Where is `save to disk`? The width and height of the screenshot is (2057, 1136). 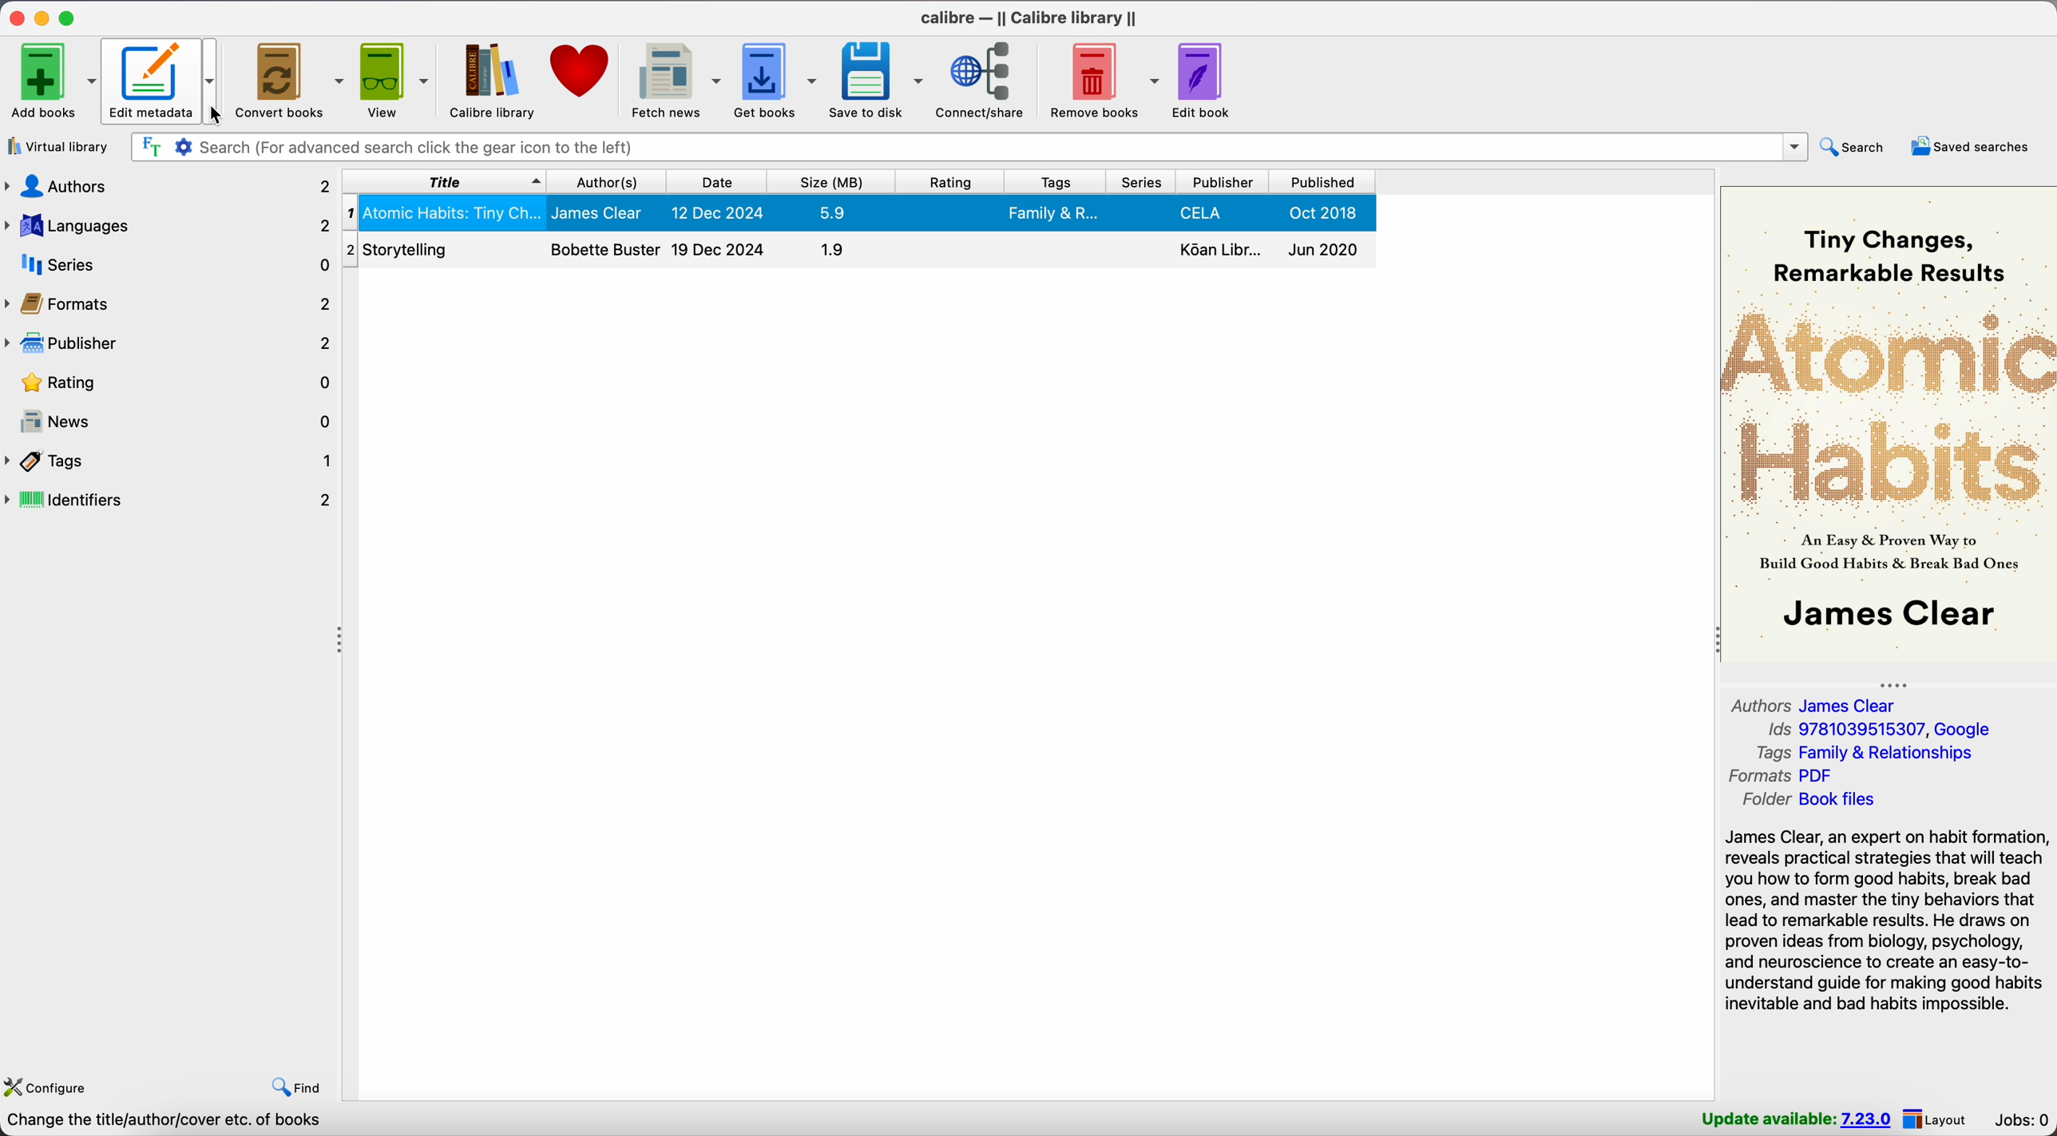
save to disk is located at coordinates (877, 81).